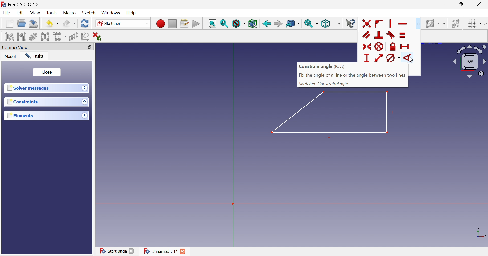 The height and width of the screenshot is (256, 488). Describe the element at coordinates (23, 102) in the screenshot. I see `Constraints` at that location.